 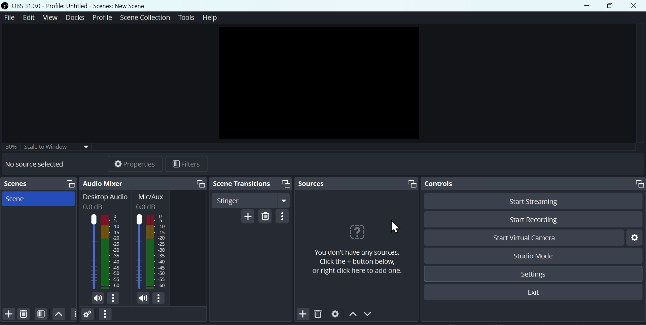 What do you see at coordinates (394, 226) in the screenshot?
I see `Cursor` at bounding box center [394, 226].